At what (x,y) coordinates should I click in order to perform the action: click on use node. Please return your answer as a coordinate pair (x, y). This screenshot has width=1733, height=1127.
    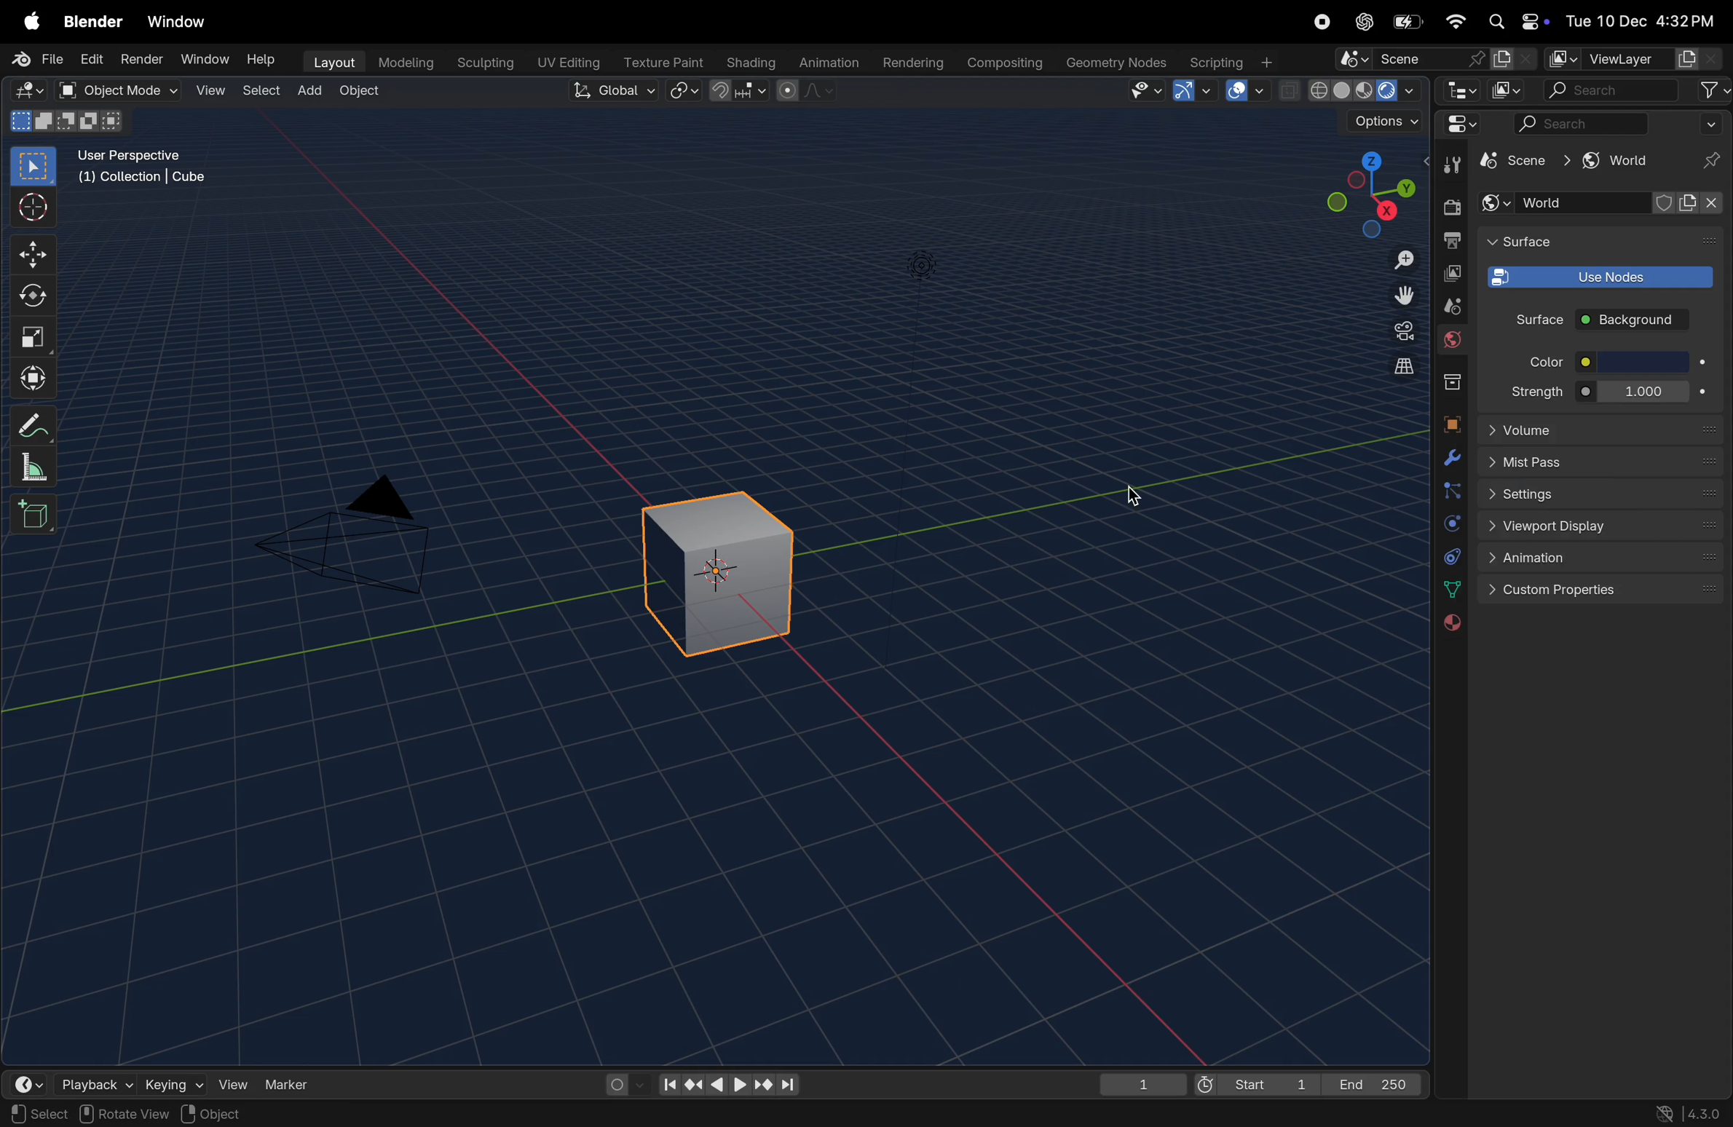
    Looking at the image, I should click on (1597, 277).